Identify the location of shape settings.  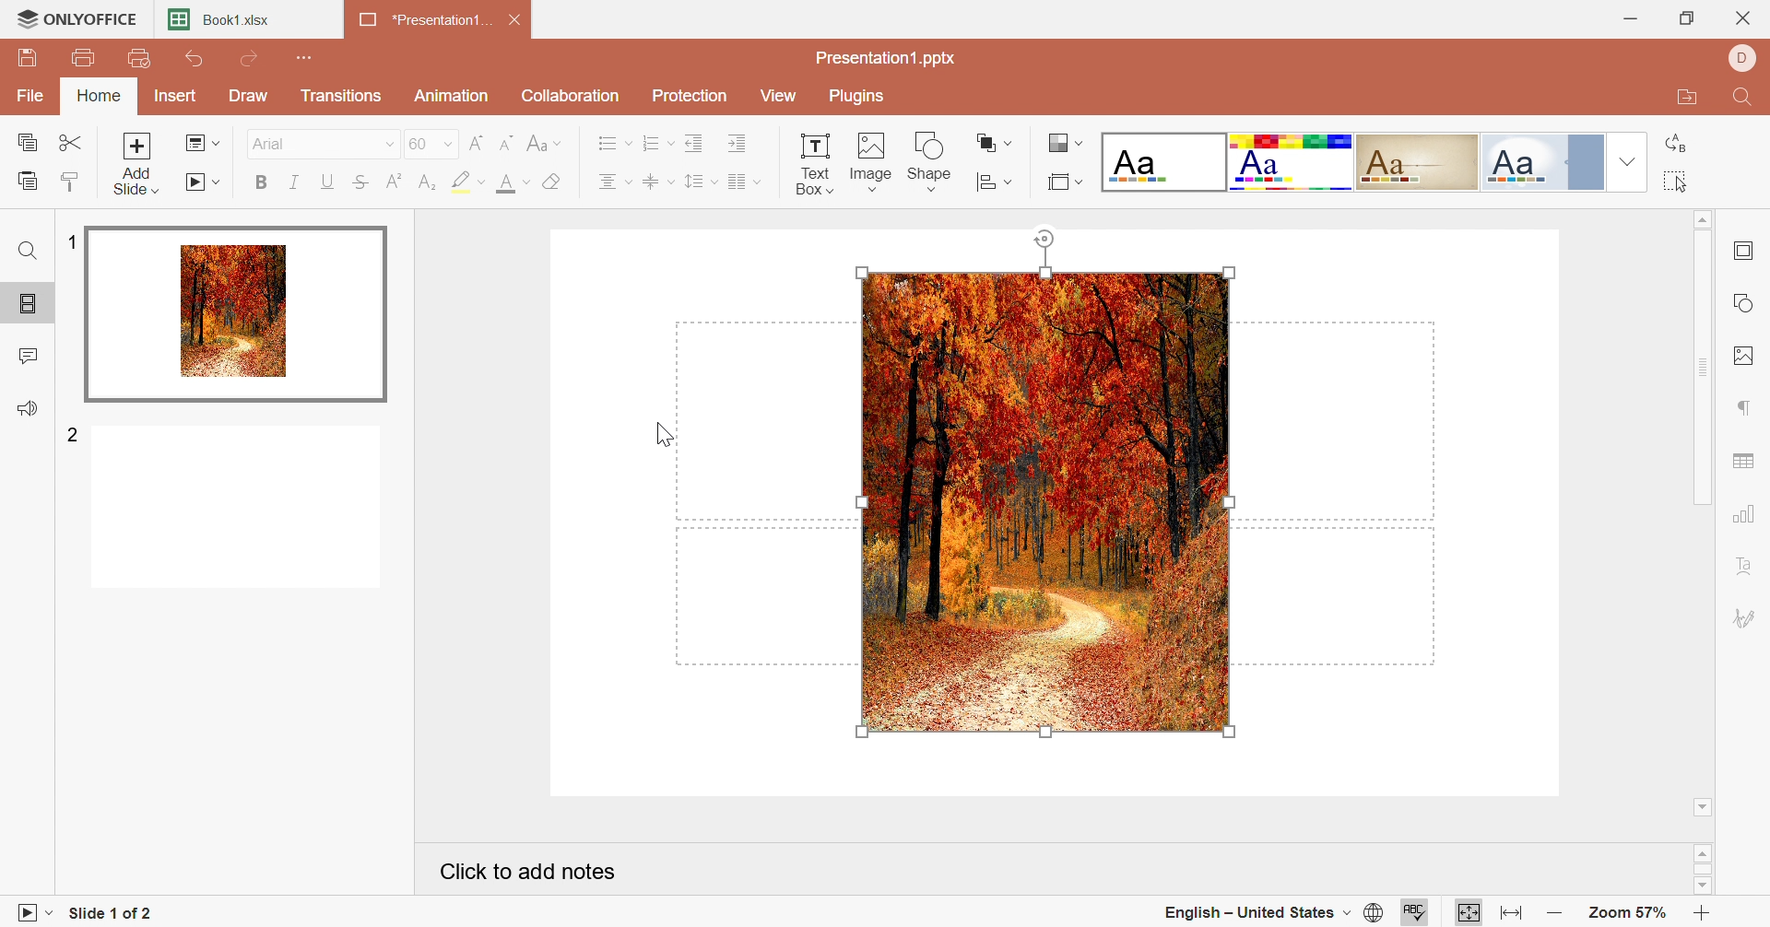
(1746, 299).